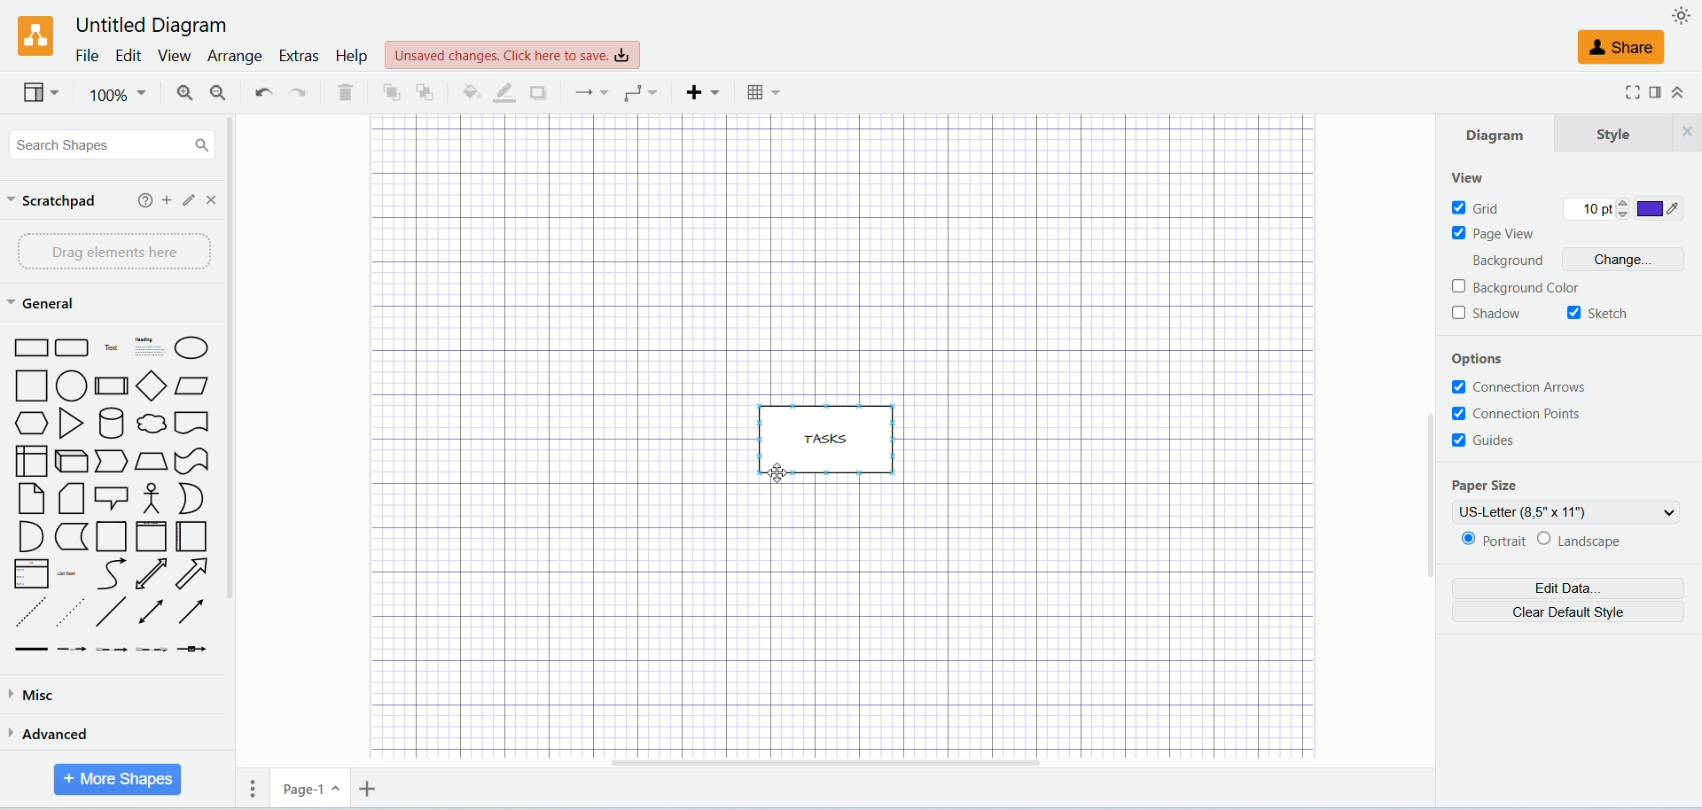 Image resolution: width=1702 pixels, height=810 pixels. I want to click on pages, so click(246, 788).